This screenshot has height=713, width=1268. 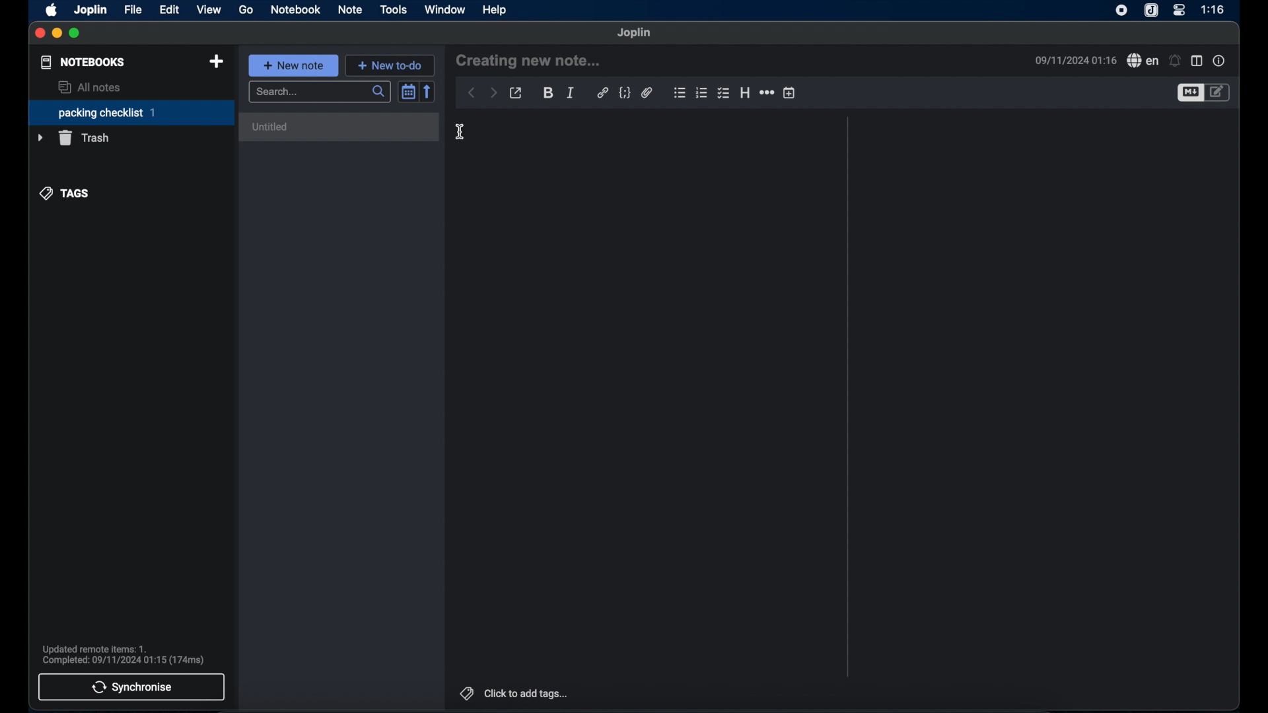 I want to click on cursor, so click(x=460, y=133).